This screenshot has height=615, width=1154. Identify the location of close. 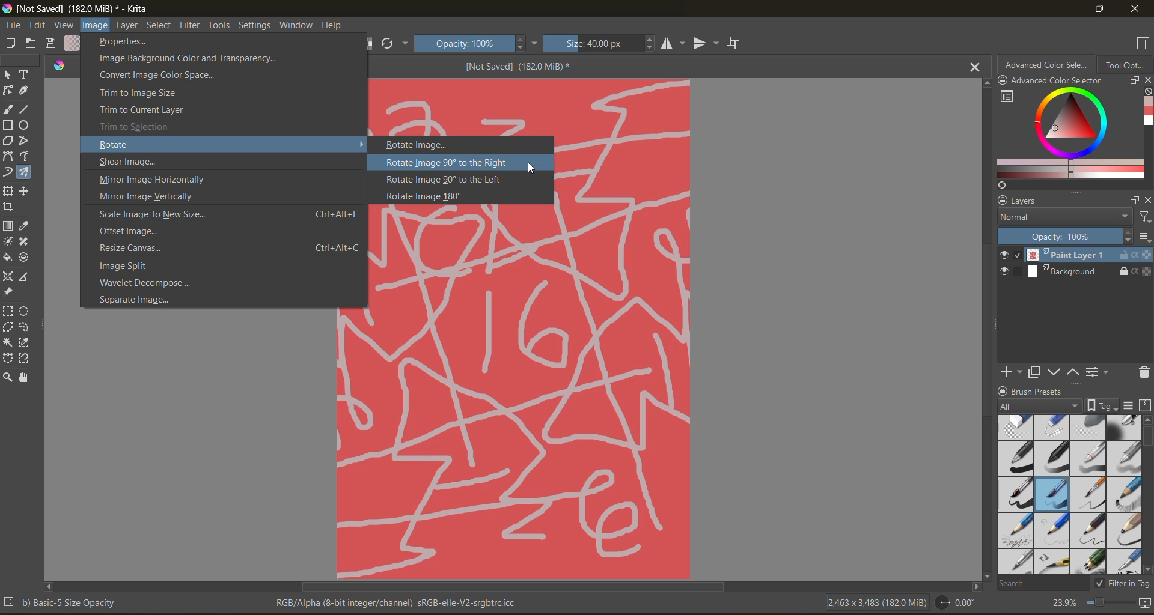
(1137, 10).